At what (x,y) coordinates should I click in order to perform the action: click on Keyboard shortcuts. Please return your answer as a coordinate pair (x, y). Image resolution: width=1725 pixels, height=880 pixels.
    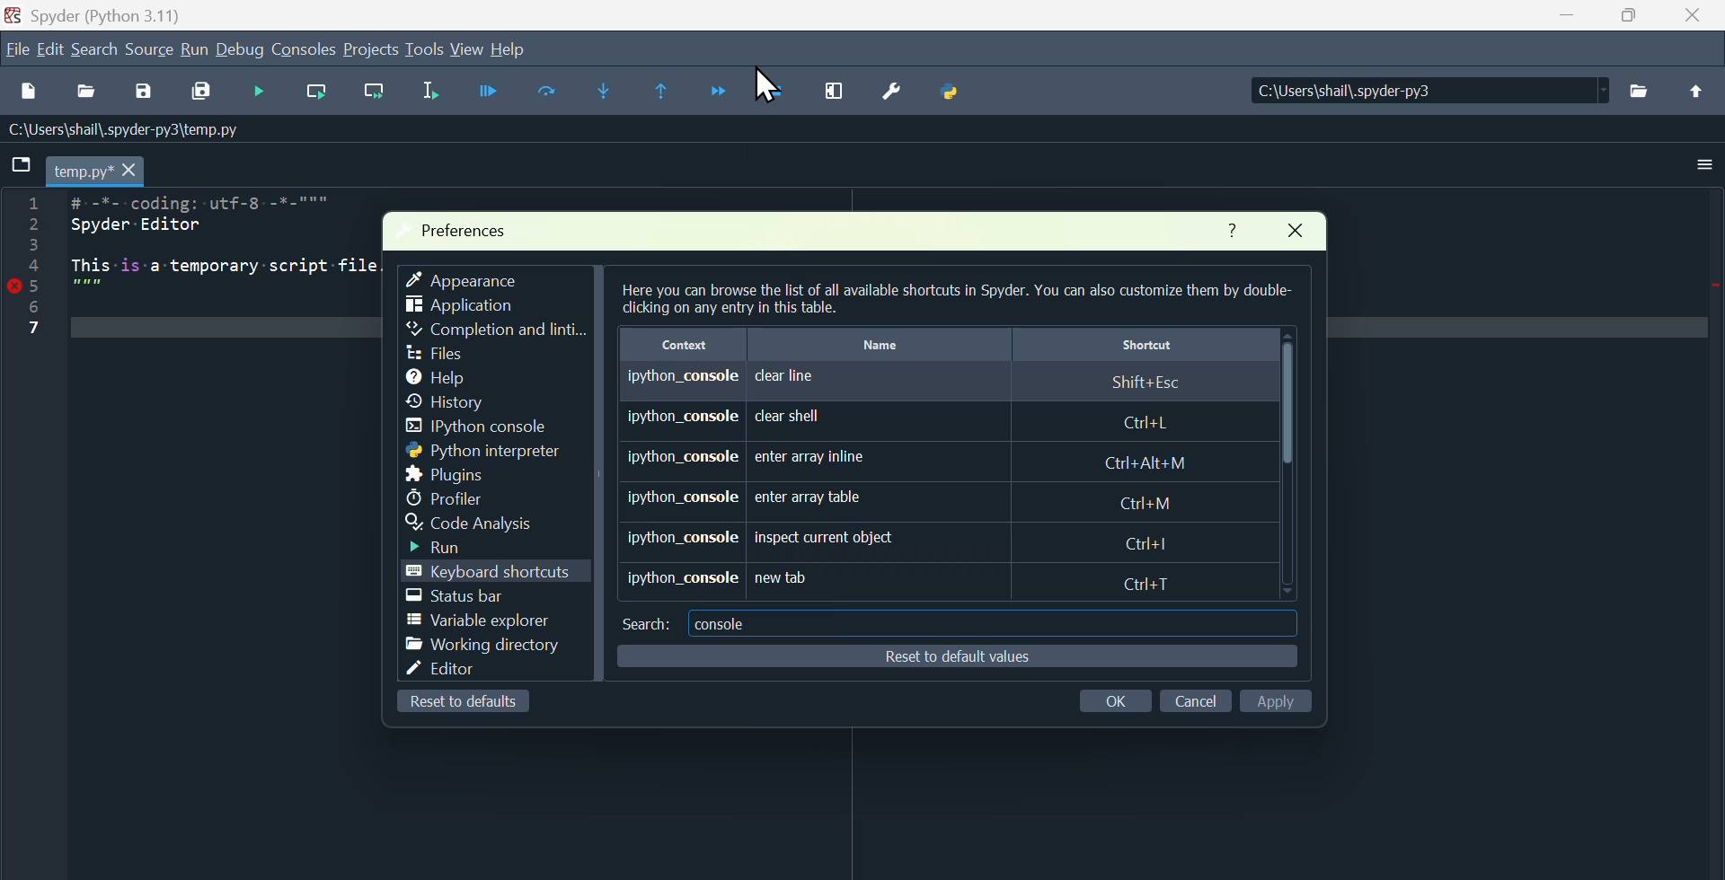
    Looking at the image, I should click on (506, 573).